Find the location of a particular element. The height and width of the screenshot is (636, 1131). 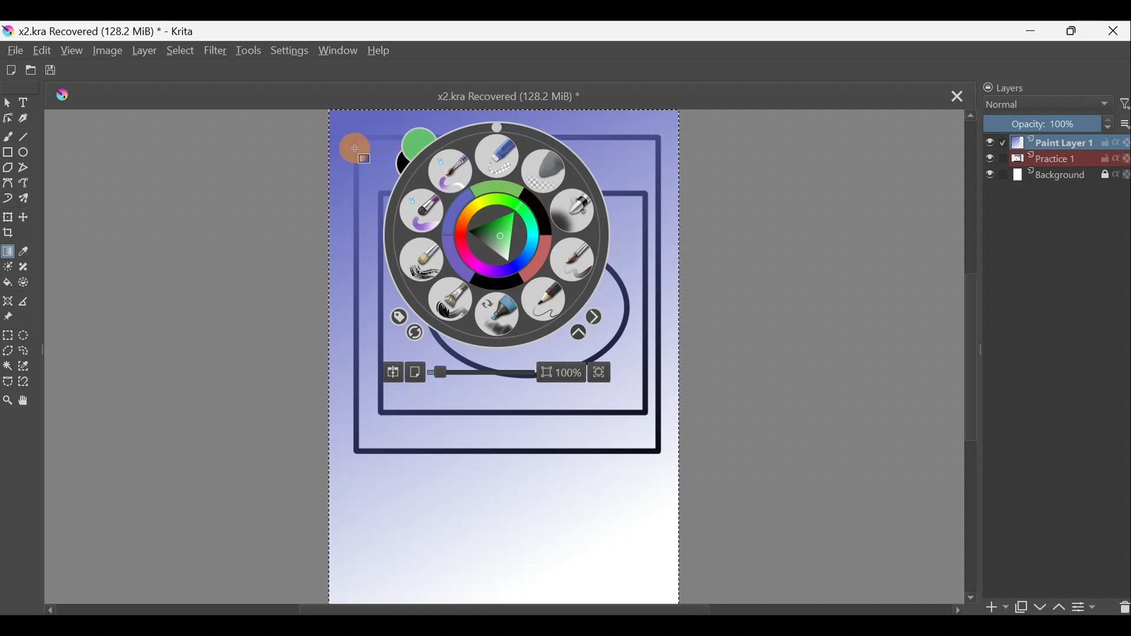

Filter is located at coordinates (215, 57).